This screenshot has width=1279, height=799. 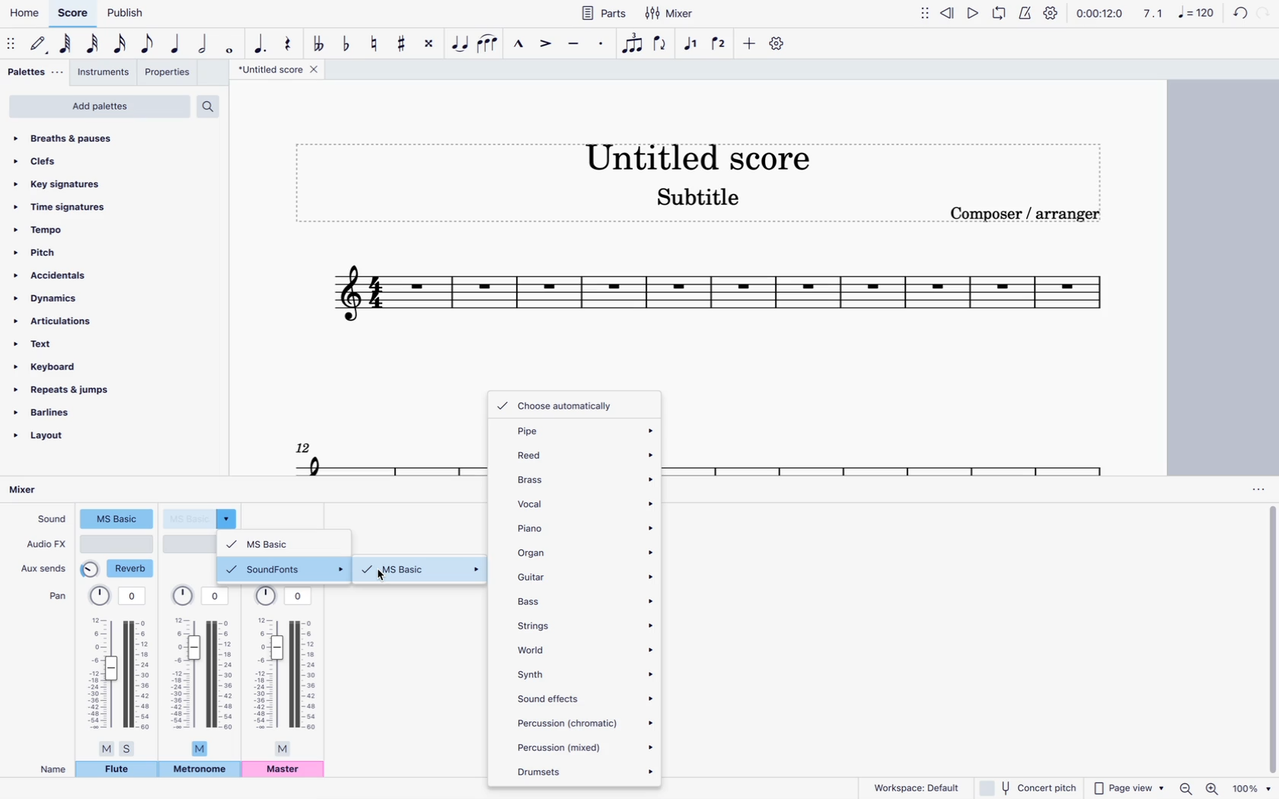 I want to click on sound, so click(x=51, y=520).